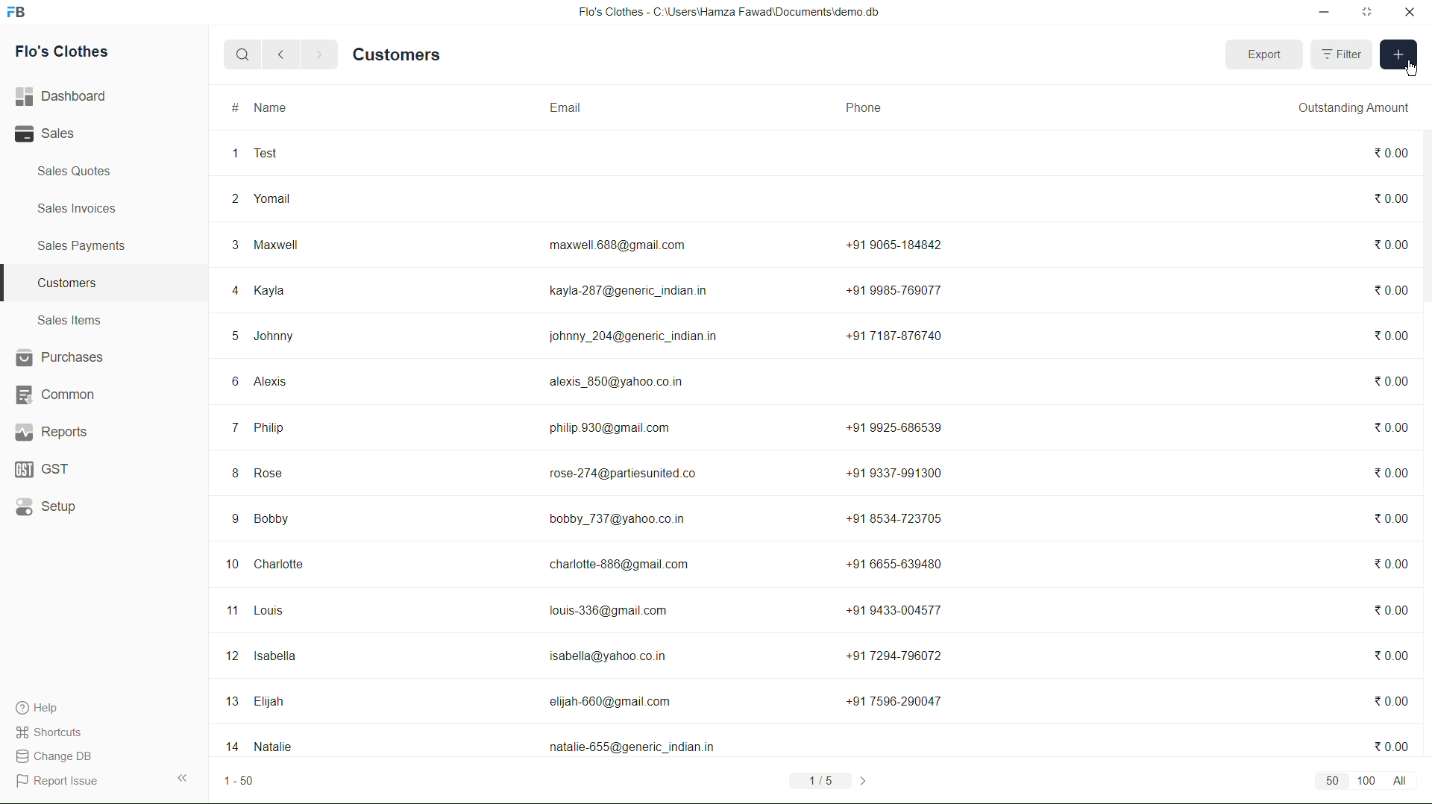 This screenshot has height=804, width=1432. I want to click on 7, so click(234, 430).